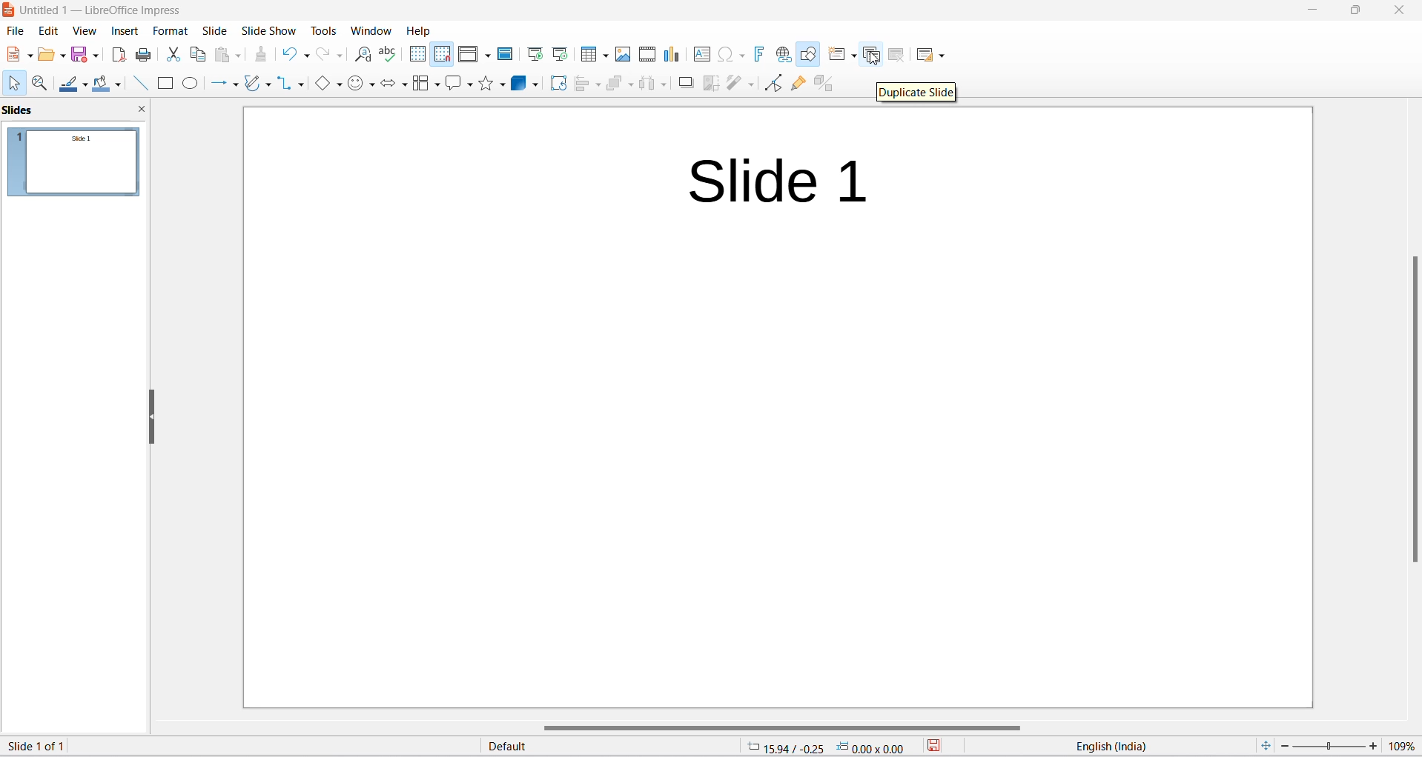 The width and height of the screenshot is (1422, 757). What do you see at coordinates (807, 55) in the screenshot?
I see `show draw functions` at bounding box center [807, 55].